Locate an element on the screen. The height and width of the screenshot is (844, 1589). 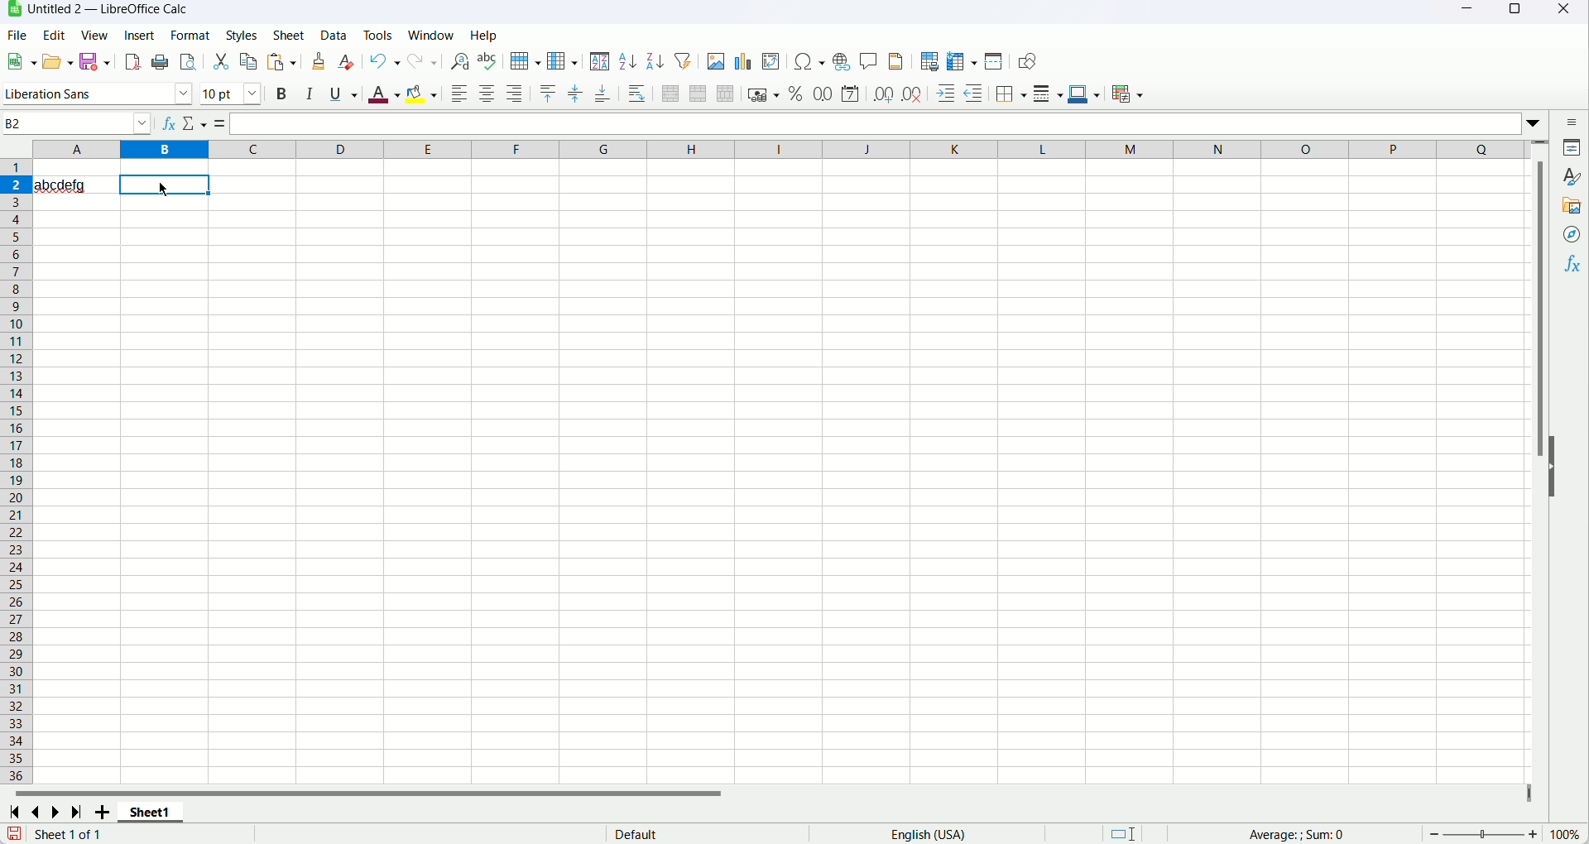
print preview is located at coordinates (186, 62).